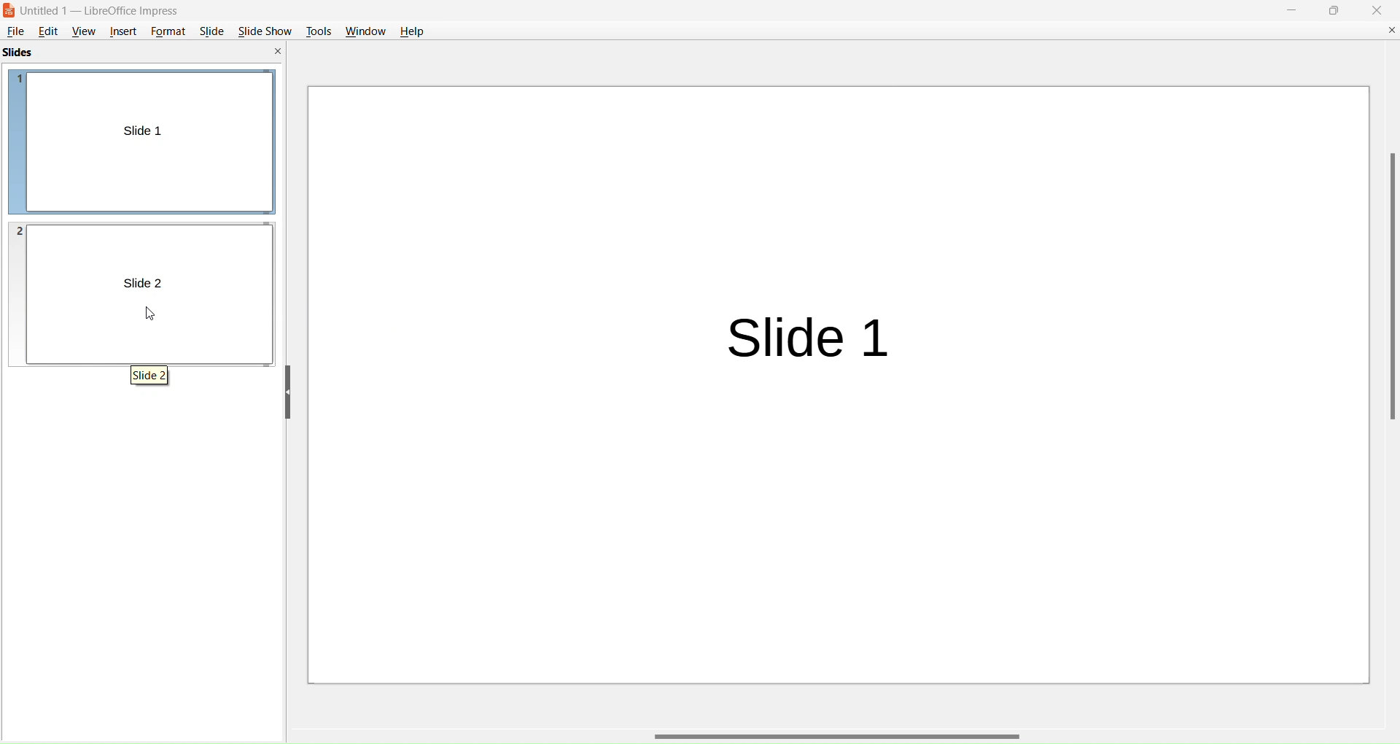  I want to click on close document, so click(1390, 31).